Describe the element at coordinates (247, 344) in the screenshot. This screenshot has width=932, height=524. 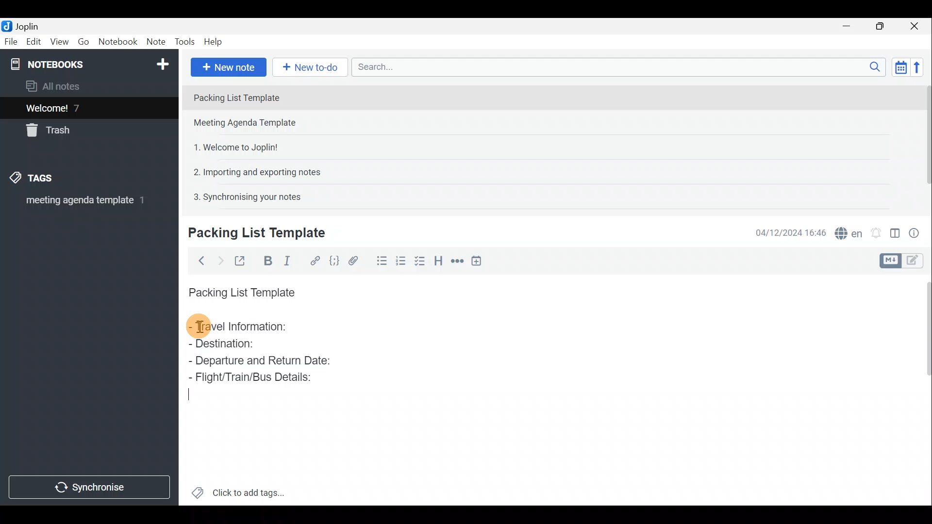
I see `Destination:` at that location.